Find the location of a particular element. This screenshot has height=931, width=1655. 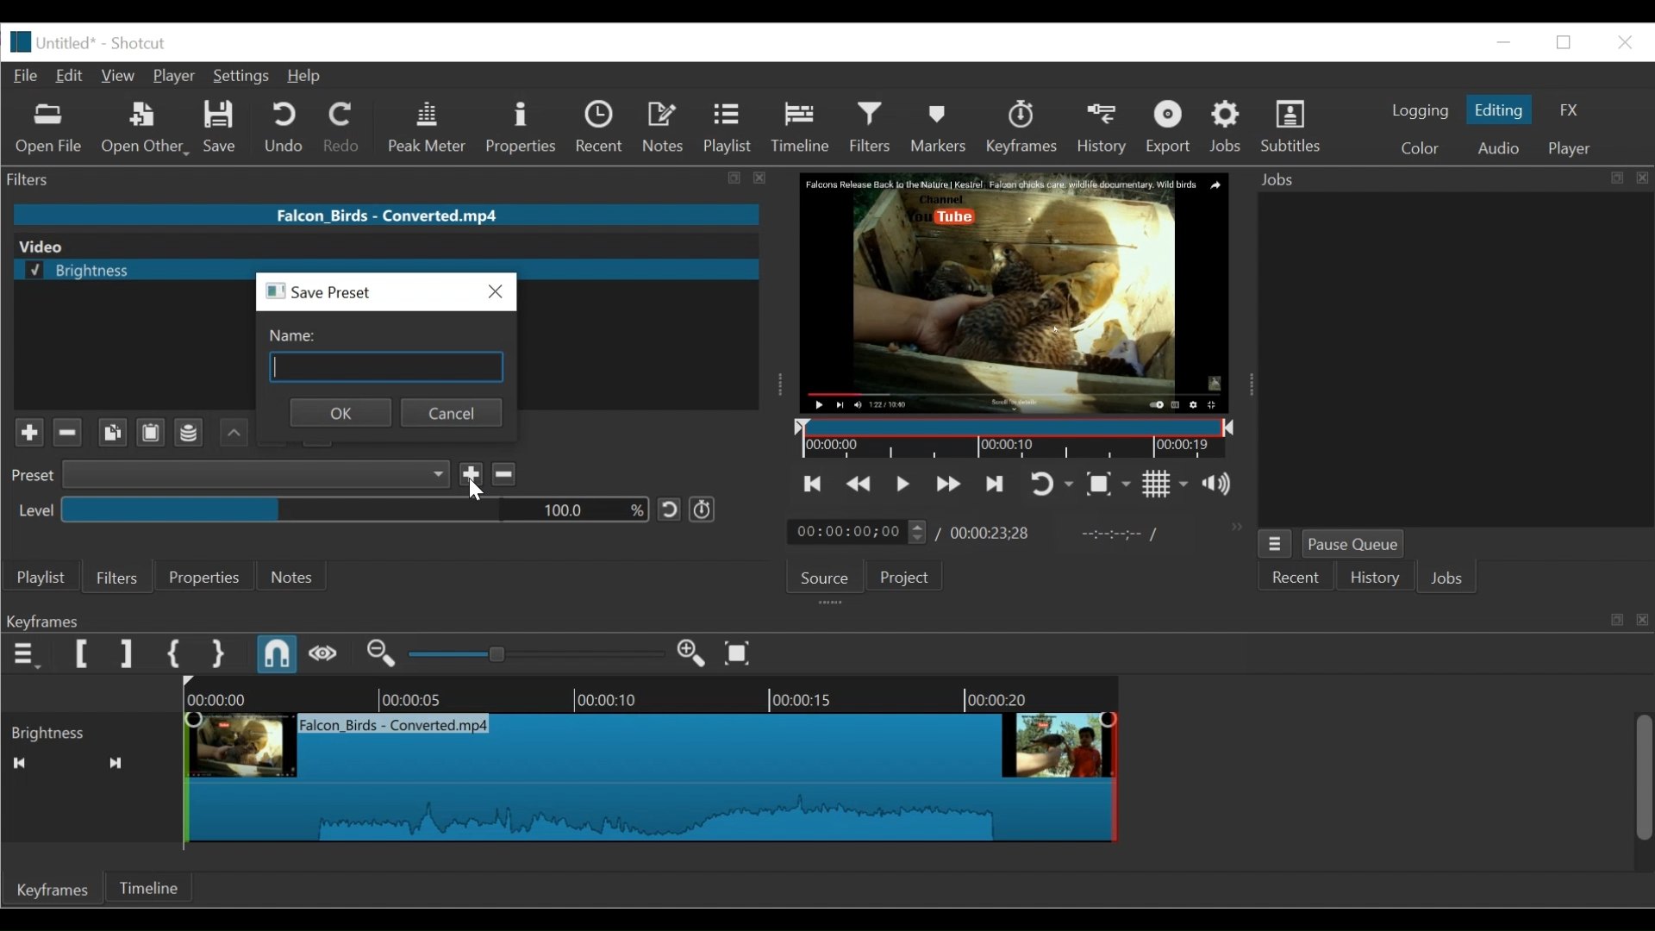

Set Filter First is located at coordinates (84, 655).